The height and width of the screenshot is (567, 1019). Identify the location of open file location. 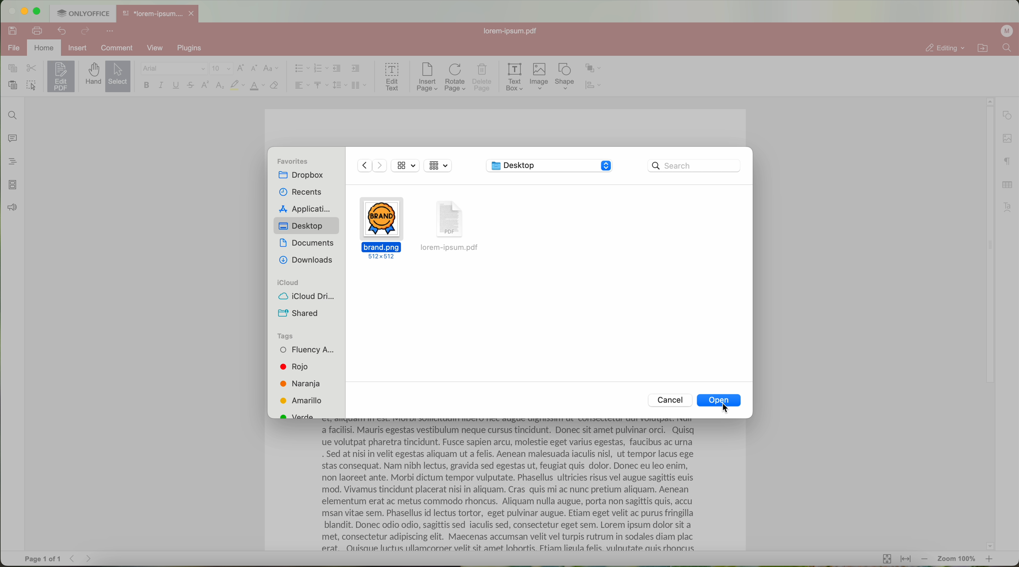
(985, 48).